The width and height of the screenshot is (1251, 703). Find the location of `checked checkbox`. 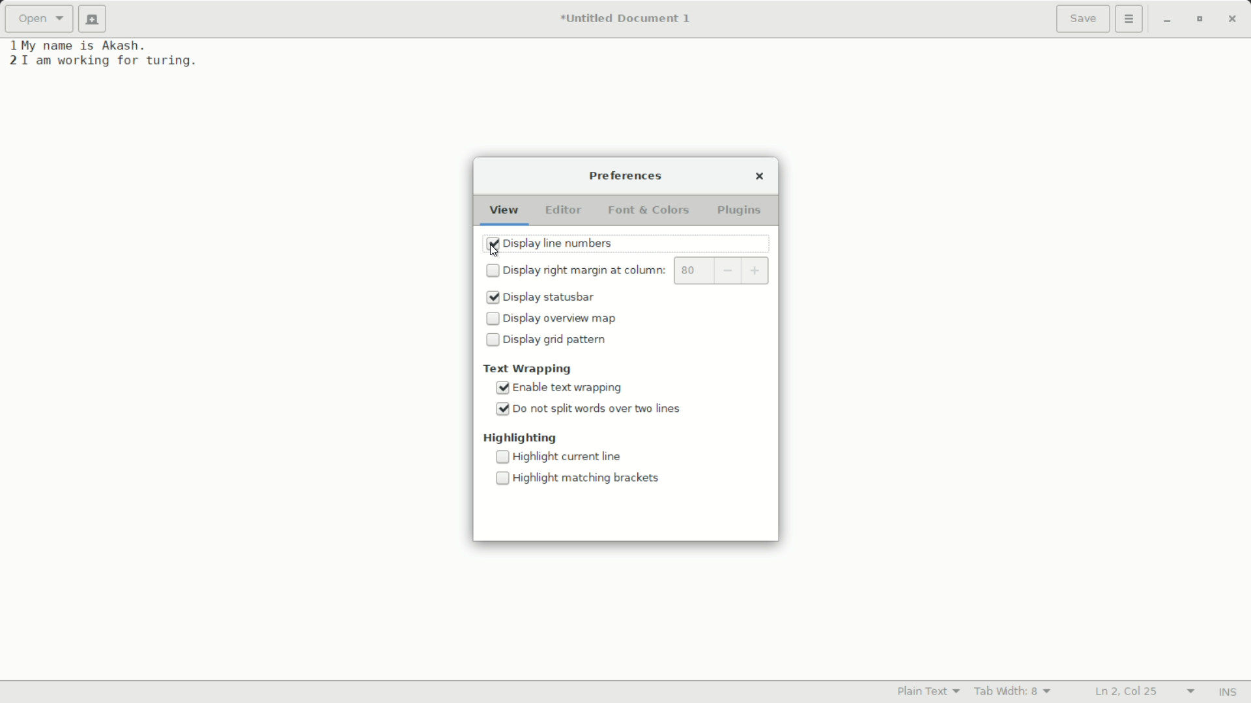

checked checkbox is located at coordinates (492, 297).